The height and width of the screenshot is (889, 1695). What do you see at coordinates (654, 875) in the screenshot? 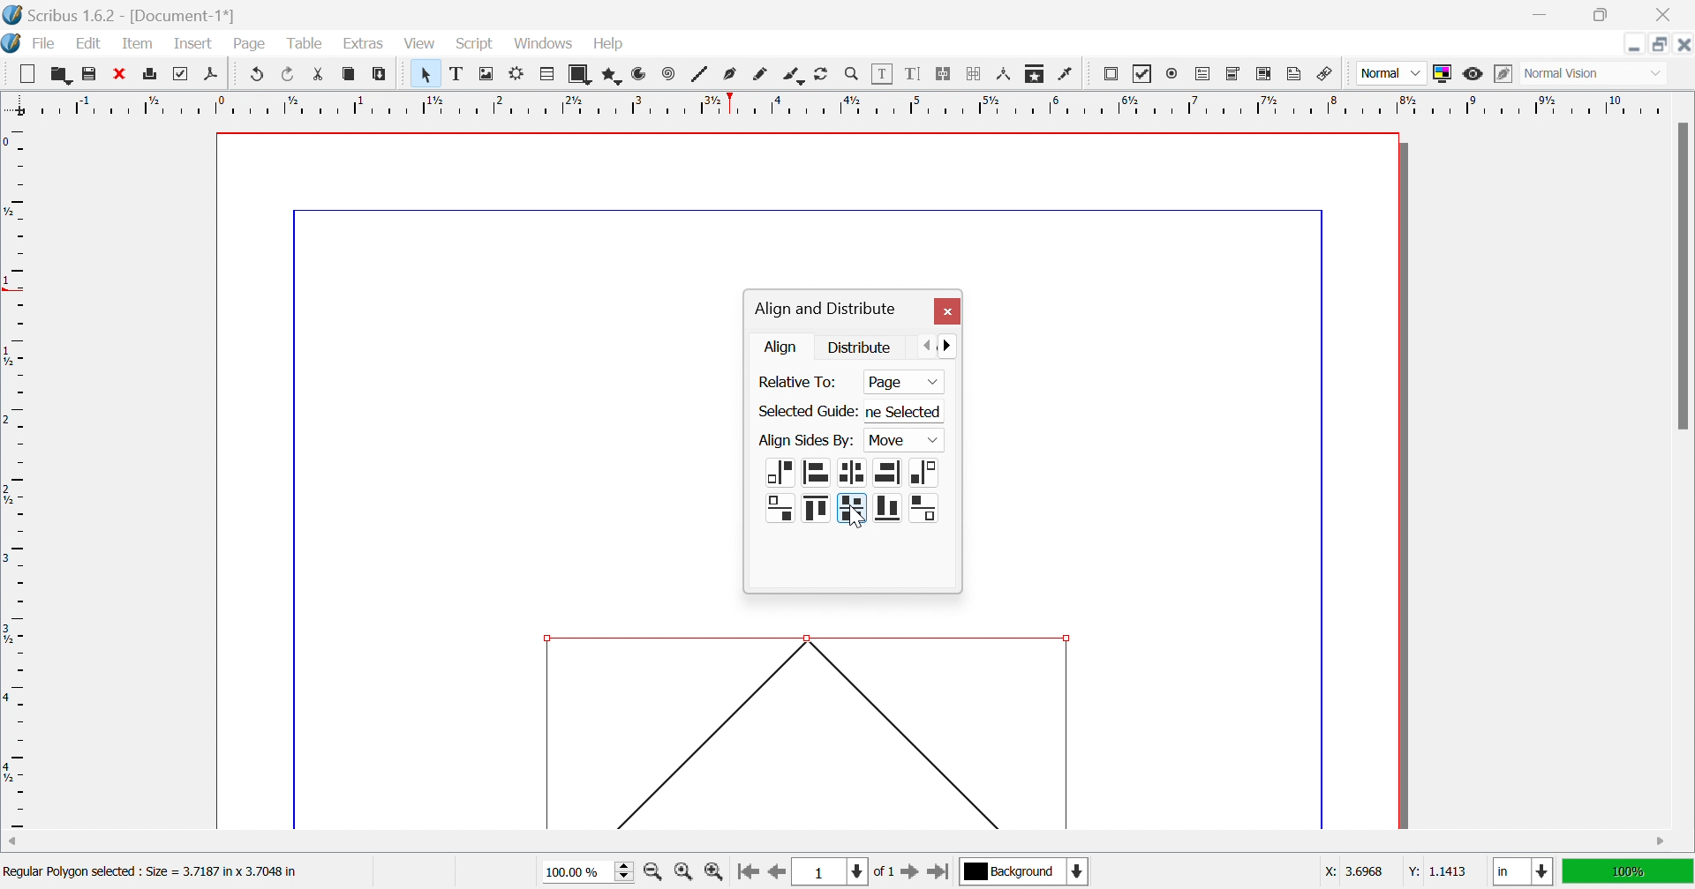
I see `Zoom out by the stepping value in Tools preferences` at bounding box center [654, 875].